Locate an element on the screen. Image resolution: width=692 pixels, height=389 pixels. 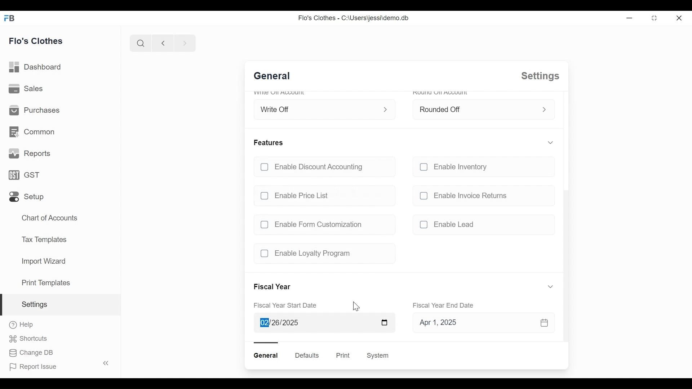
Write Off is located at coordinates (317, 108).